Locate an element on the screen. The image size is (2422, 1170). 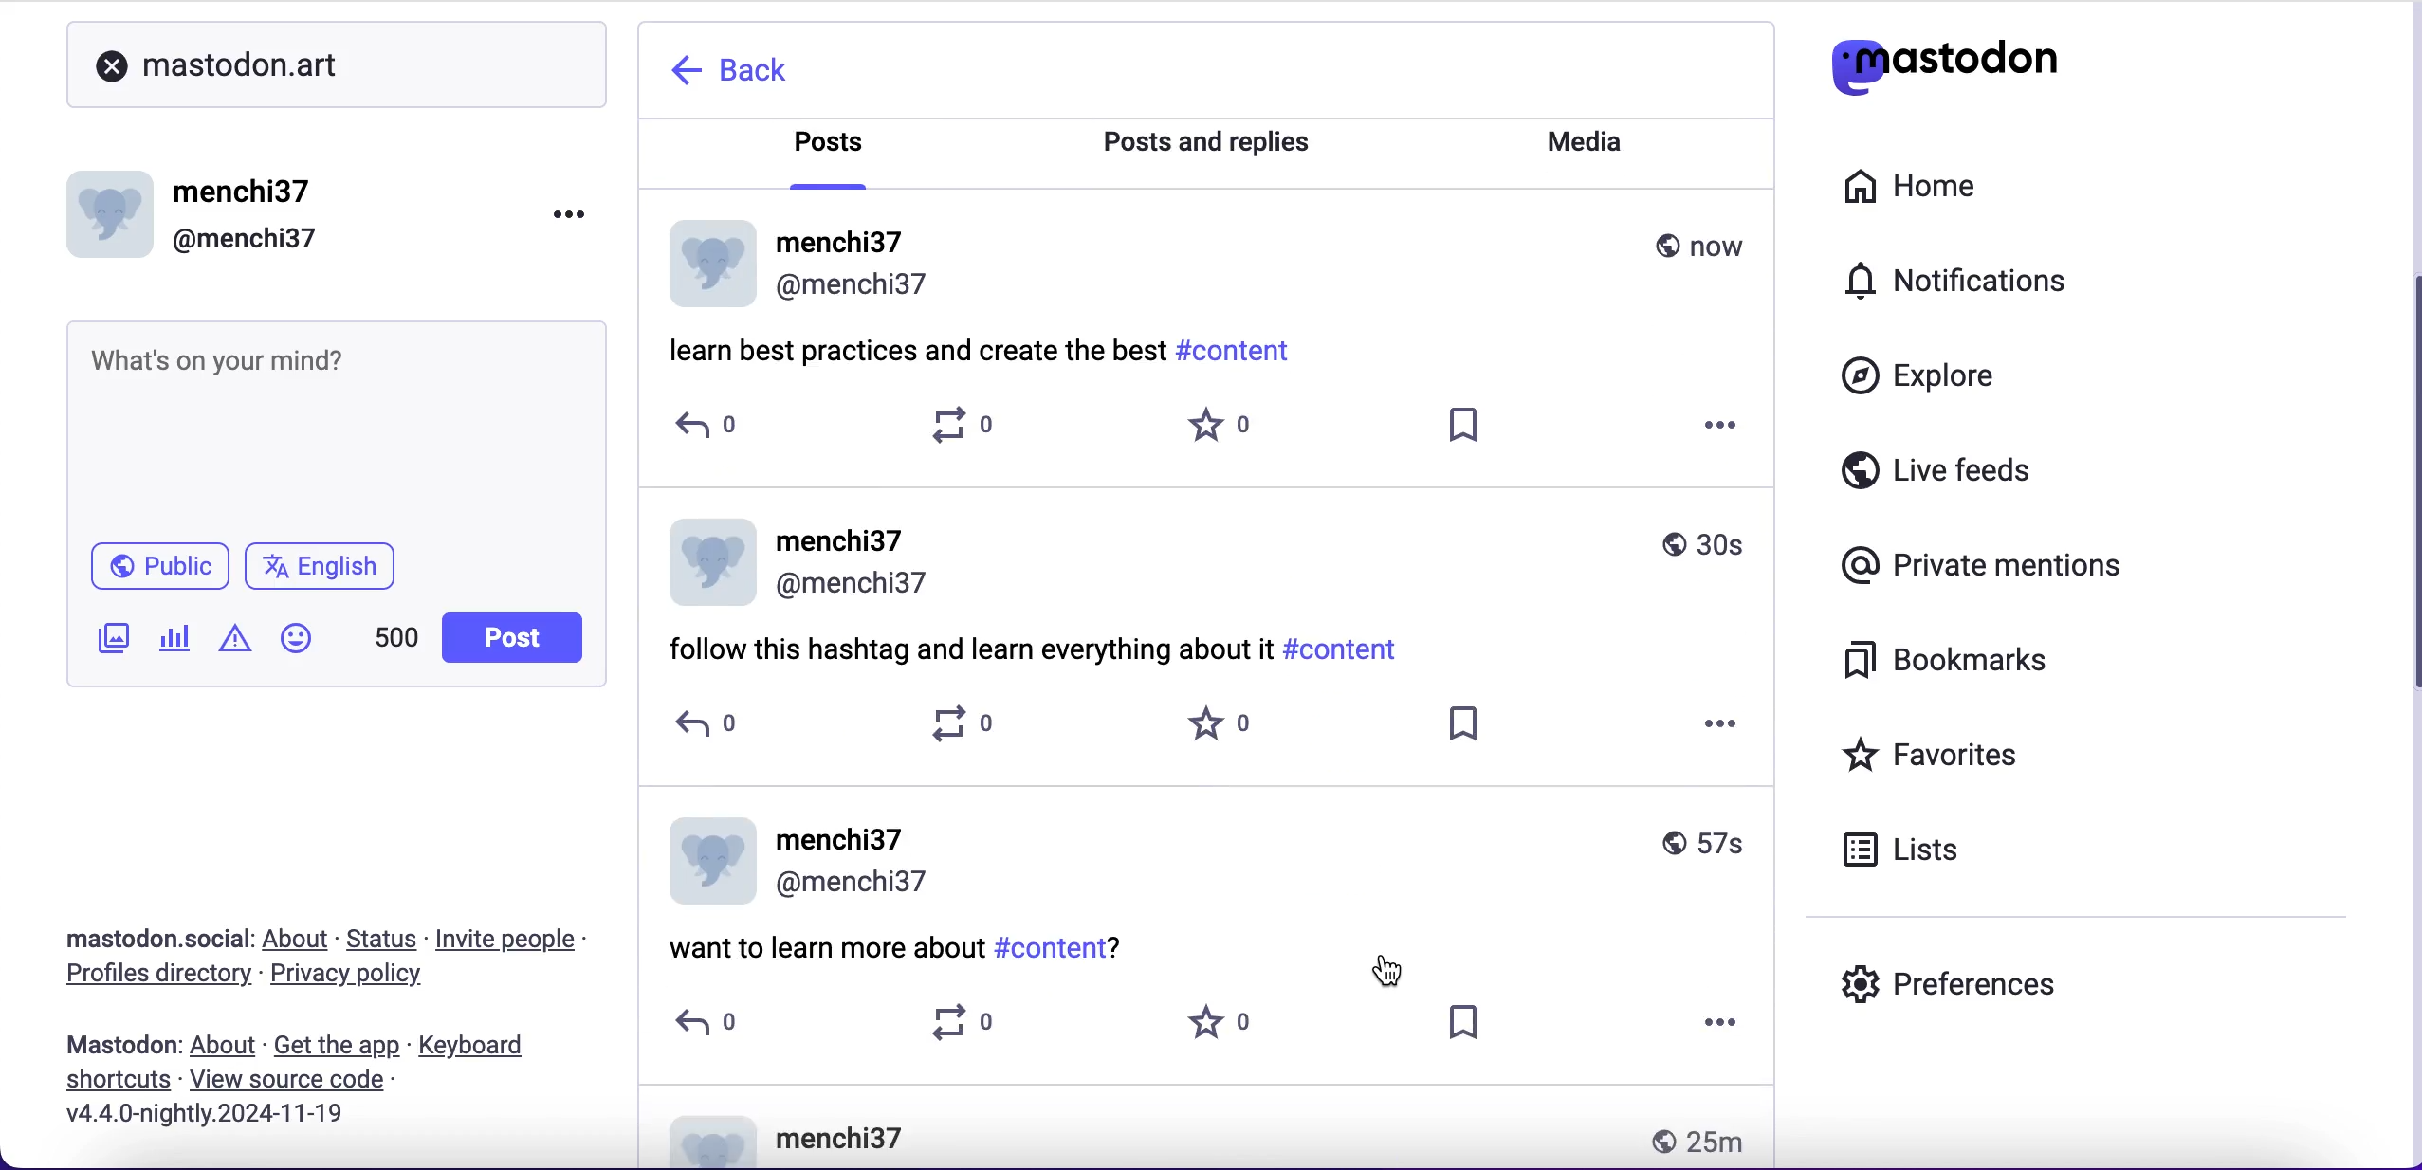
save is located at coordinates (1457, 427).